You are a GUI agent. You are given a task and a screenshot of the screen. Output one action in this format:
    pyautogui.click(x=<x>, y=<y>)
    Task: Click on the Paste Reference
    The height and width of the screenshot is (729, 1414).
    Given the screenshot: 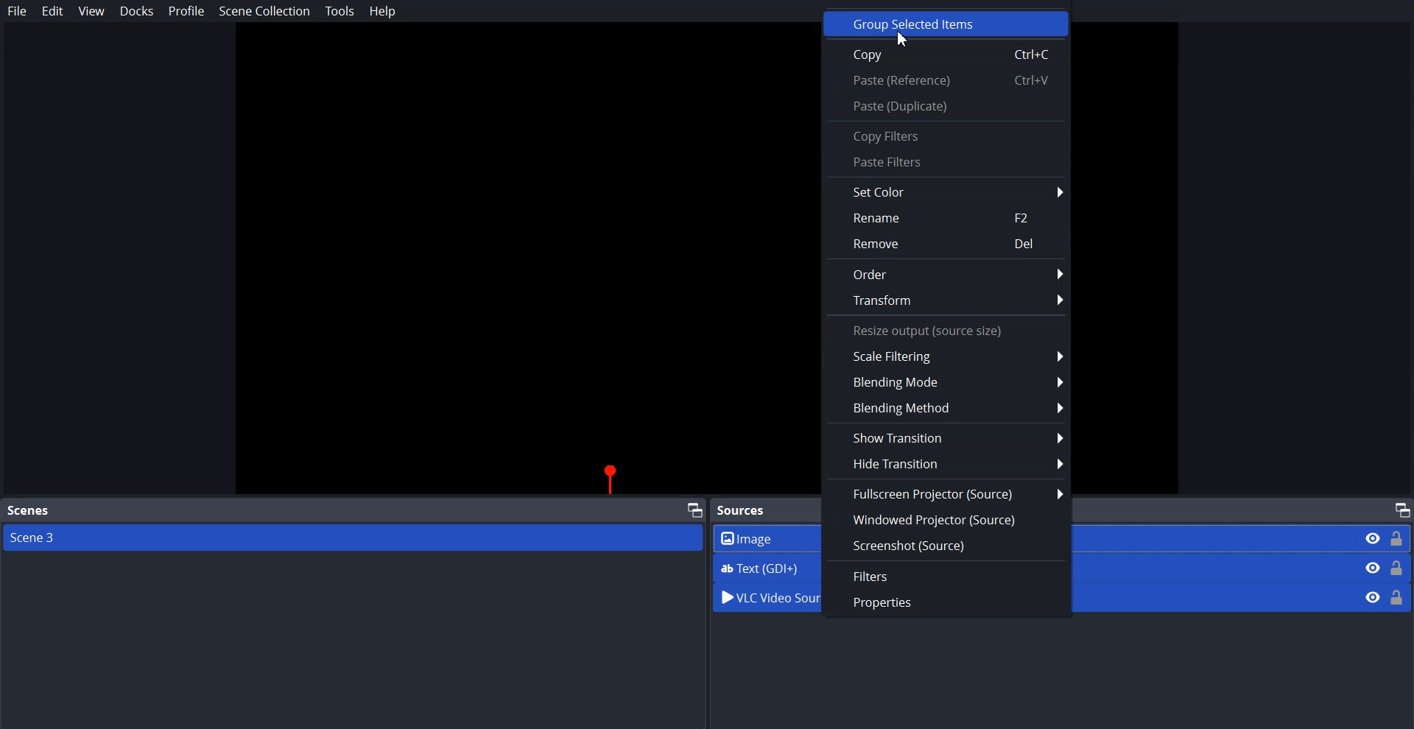 What is the action you would take?
    pyautogui.click(x=946, y=80)
    